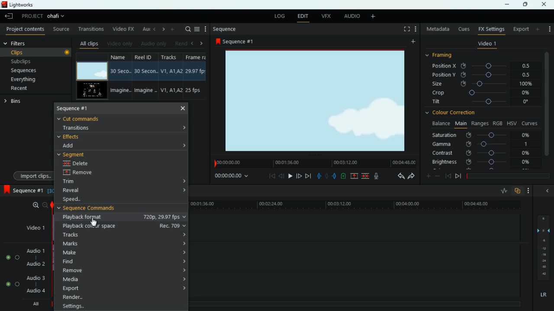 Image resolution: width=554 pixels, height=311 pixels. I want to click on video, so click(92, 70).